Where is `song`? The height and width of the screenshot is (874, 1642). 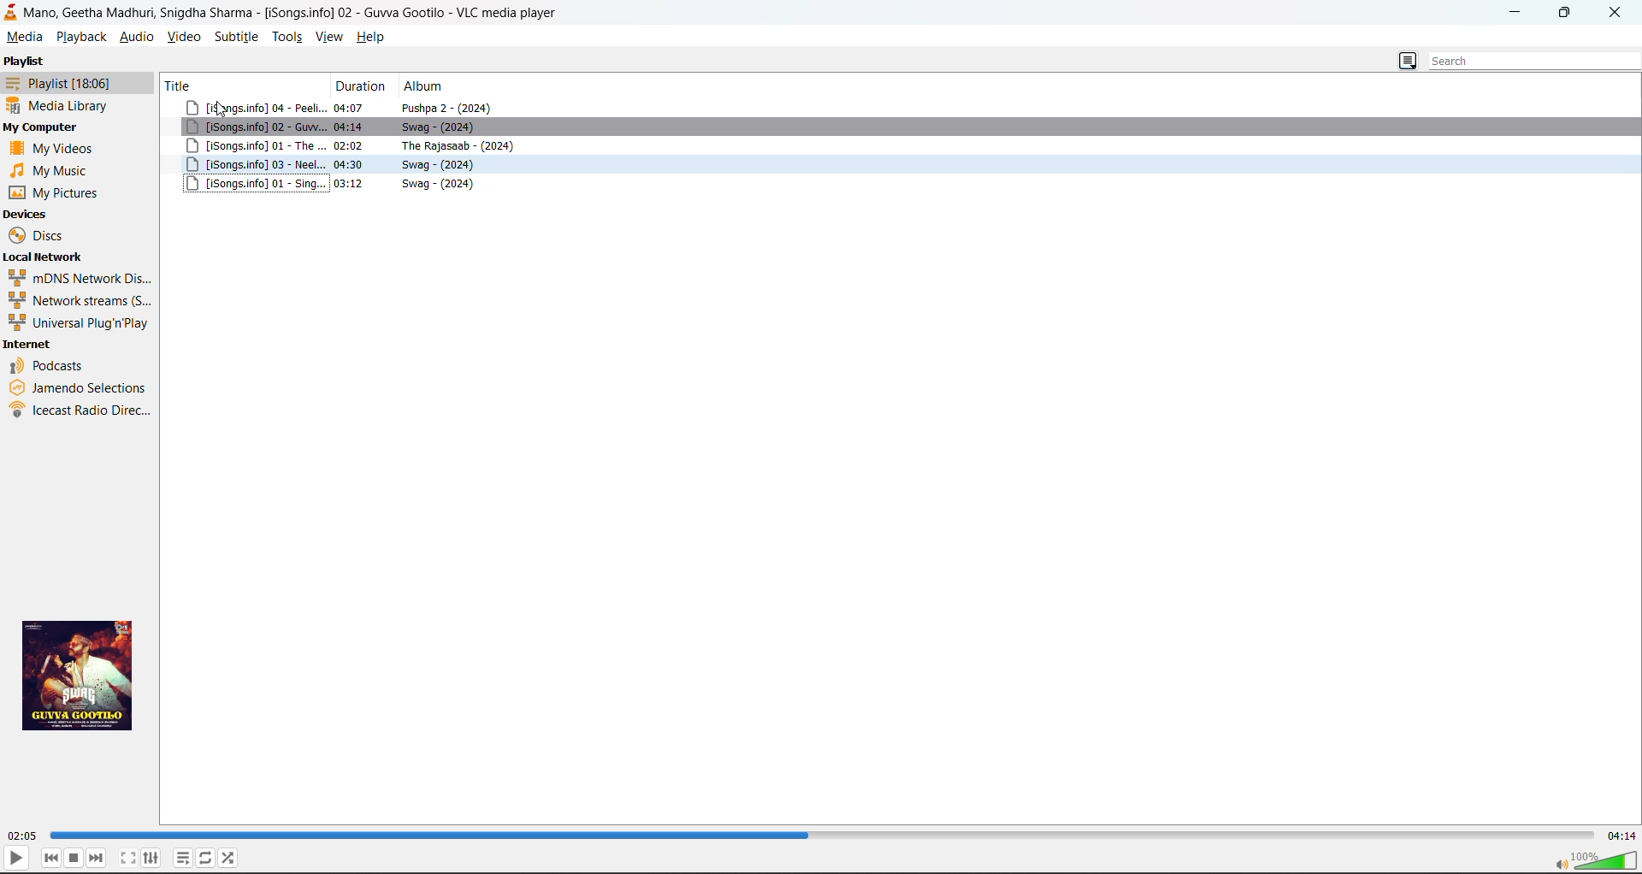
song is located at coordinates (901, 128).